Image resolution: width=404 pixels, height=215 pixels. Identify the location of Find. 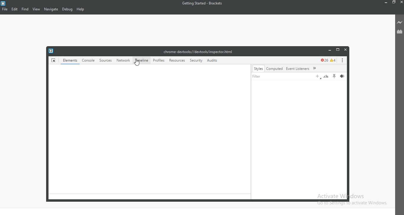
(25, 9).